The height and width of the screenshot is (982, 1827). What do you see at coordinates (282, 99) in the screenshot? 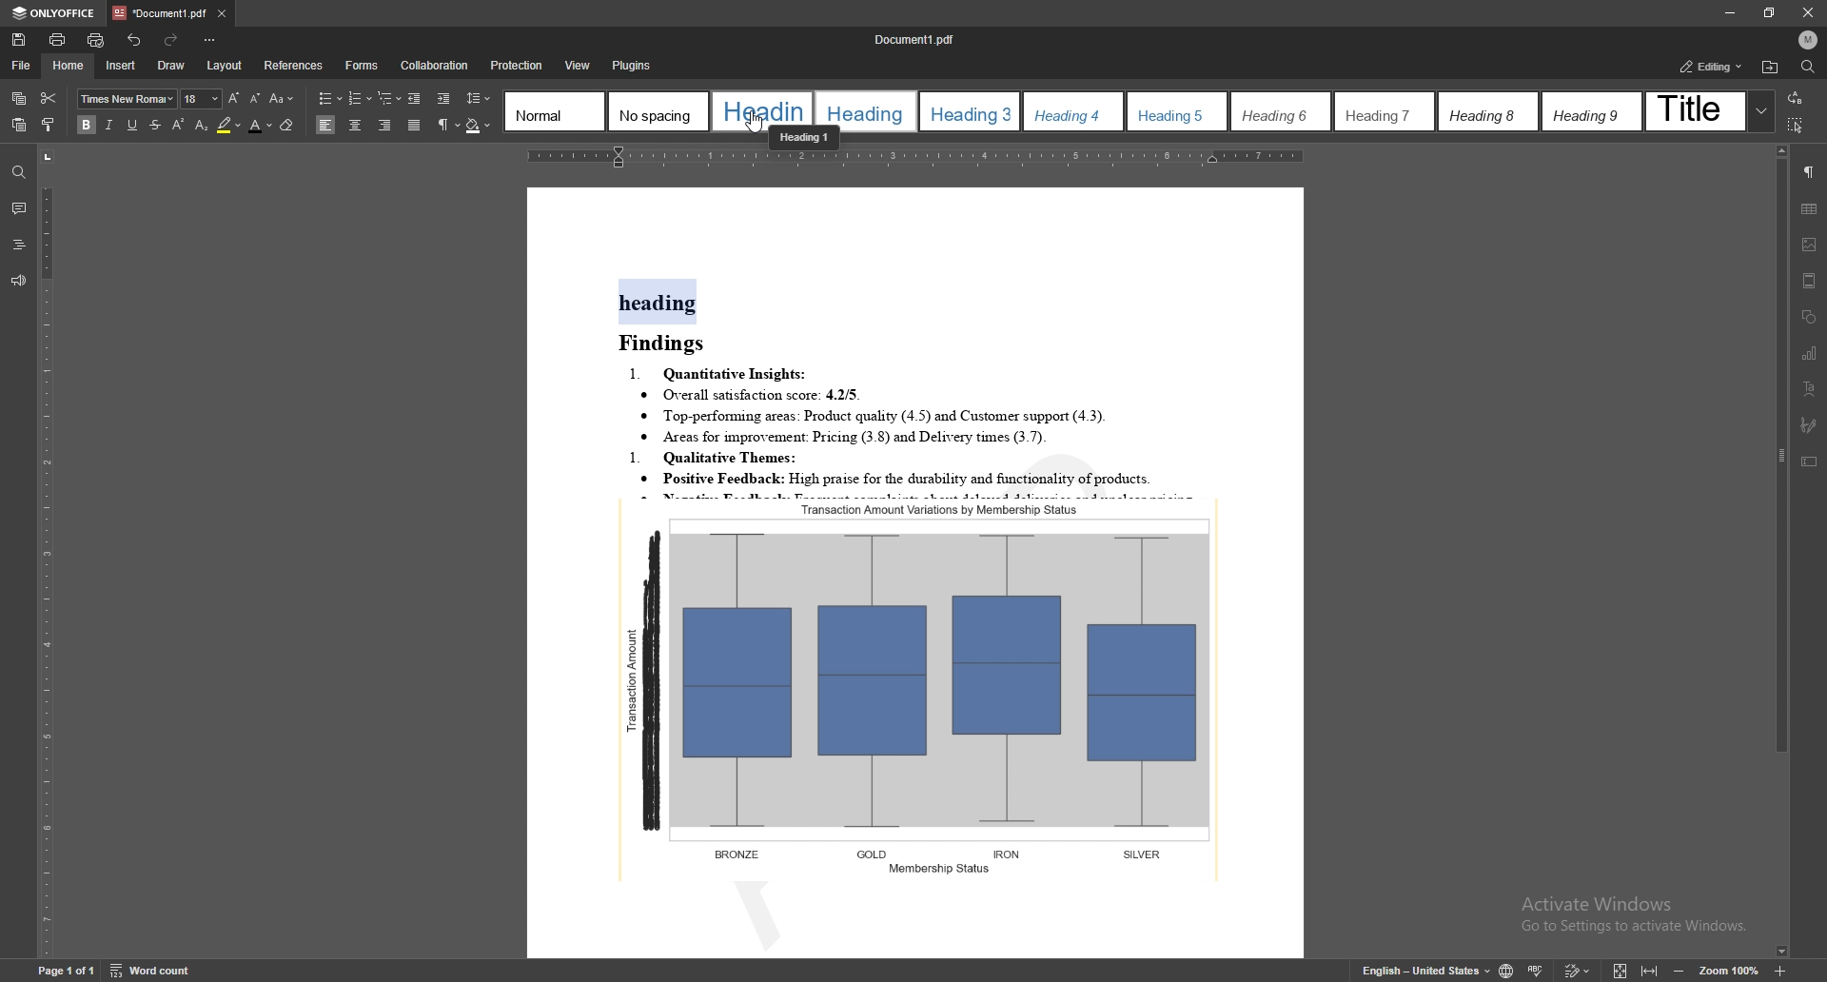
I see `change case` at bounding box center [282, 99].